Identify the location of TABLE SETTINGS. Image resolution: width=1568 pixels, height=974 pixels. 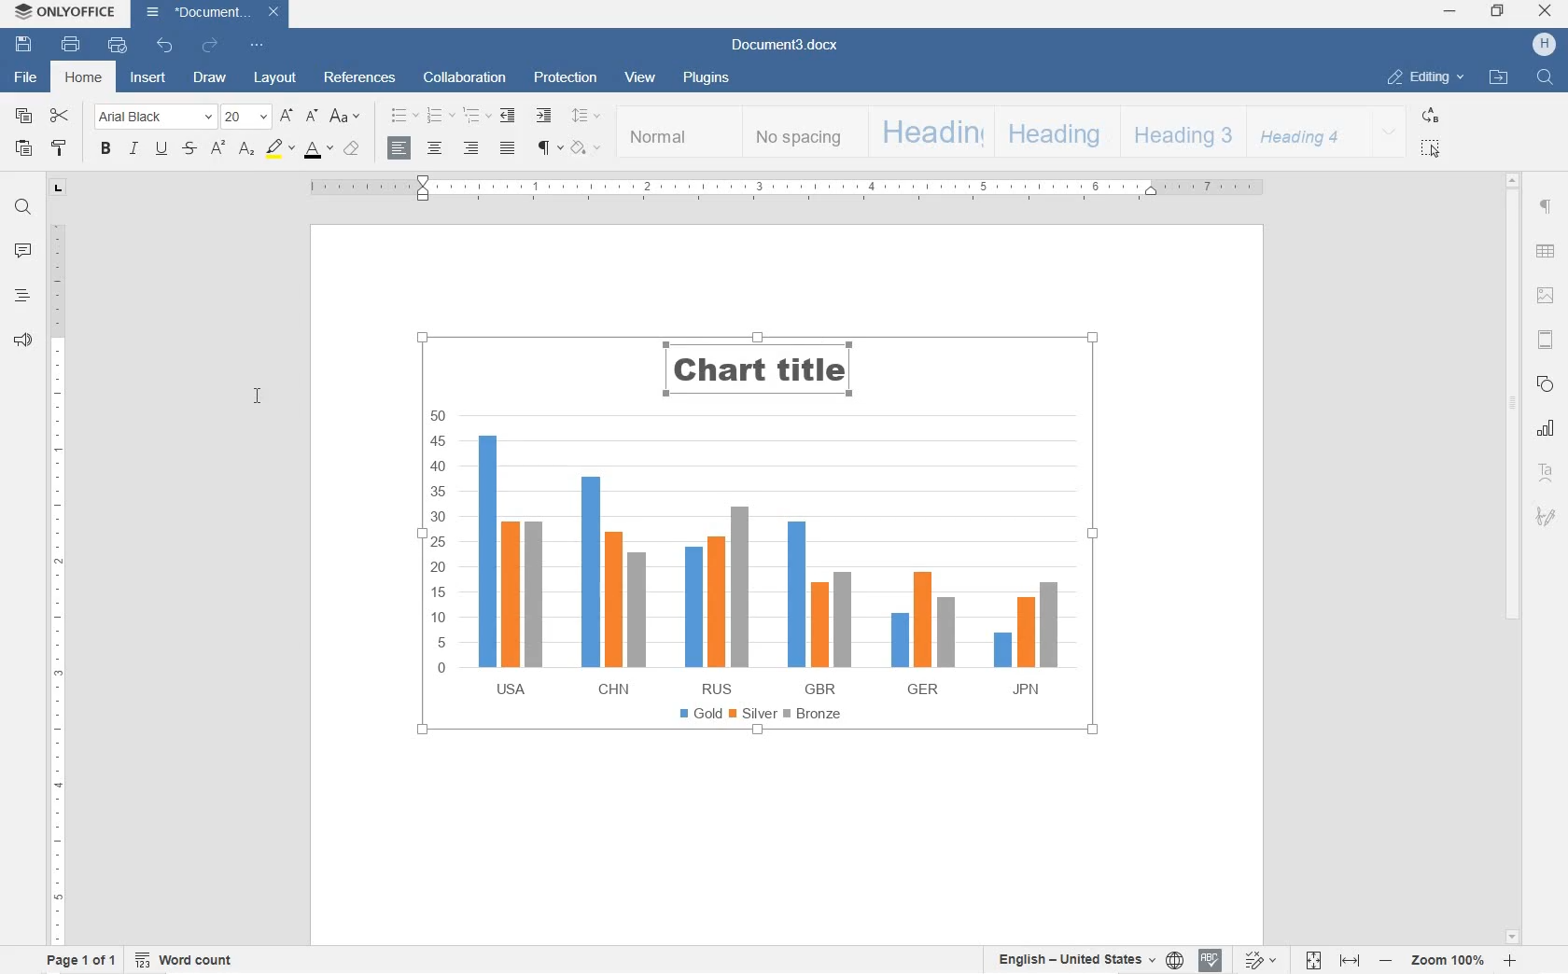
(1546, 251).